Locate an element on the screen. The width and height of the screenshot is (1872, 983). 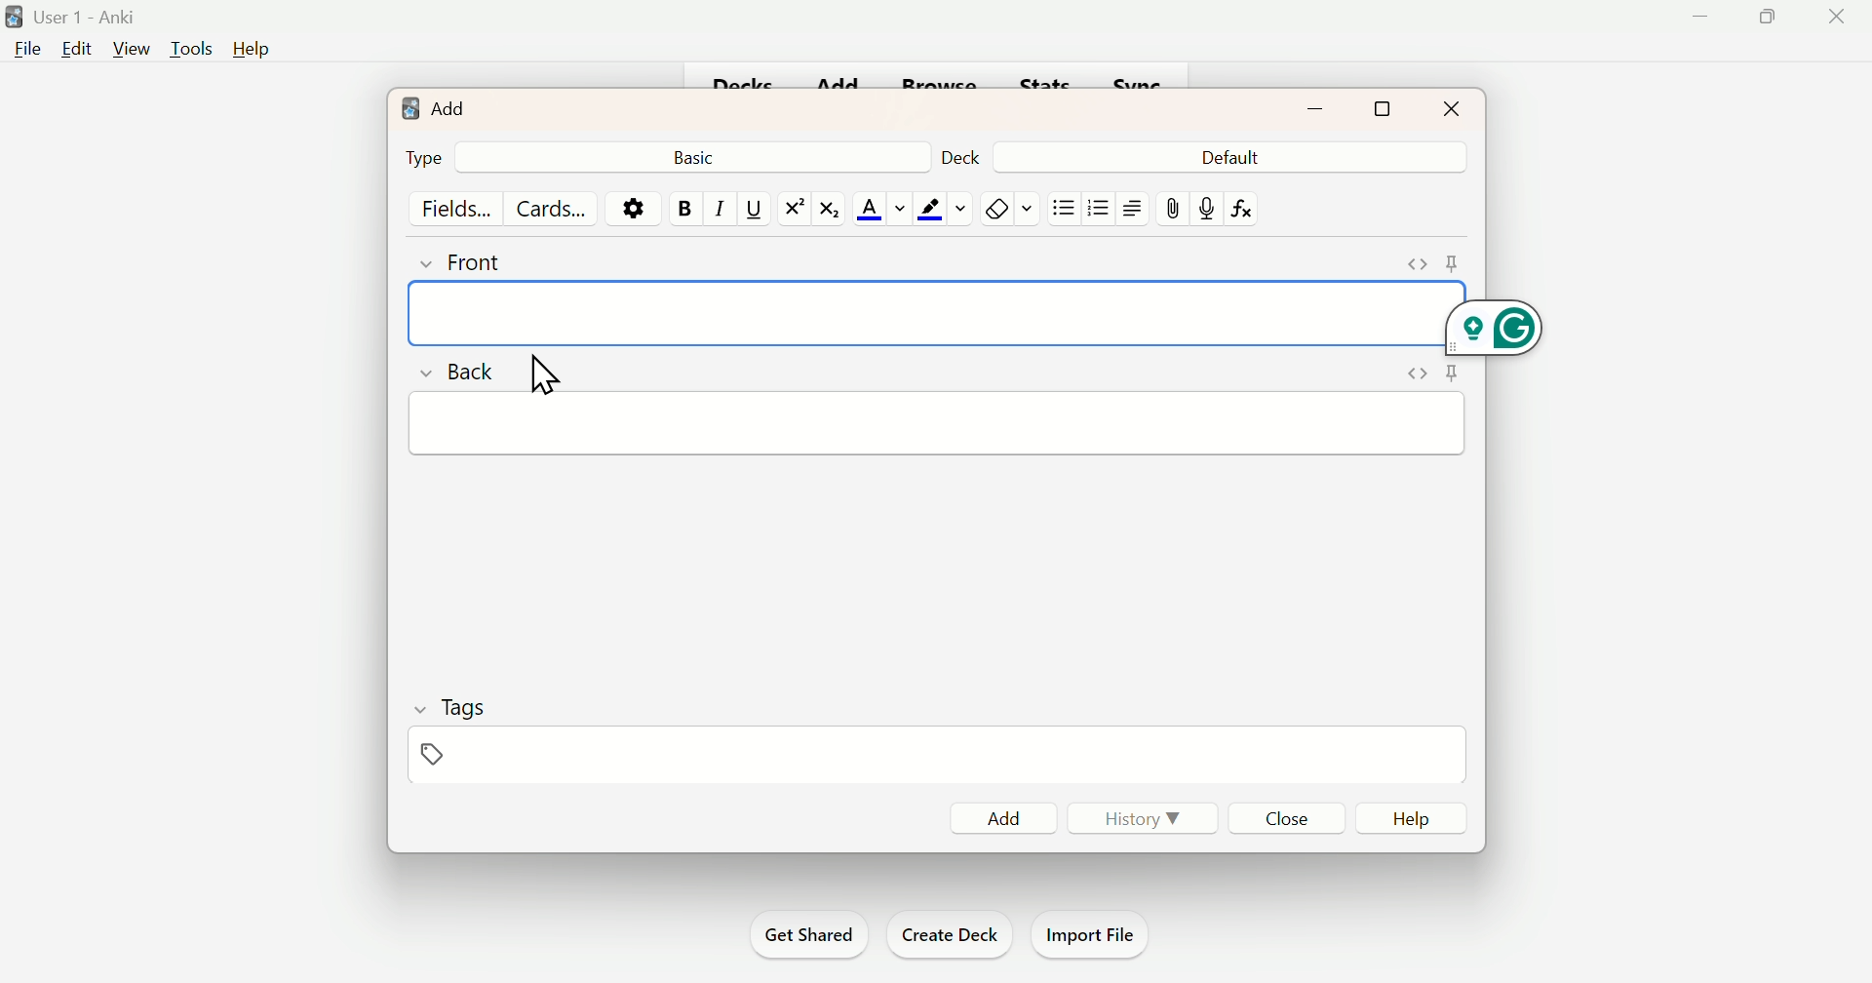
fx is located at coordinates (1249, 208).